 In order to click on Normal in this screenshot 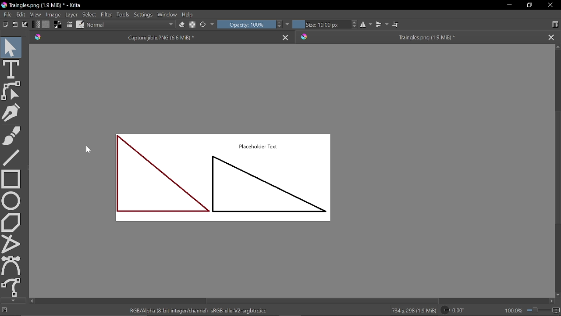, I will do `click(131, 25)`.